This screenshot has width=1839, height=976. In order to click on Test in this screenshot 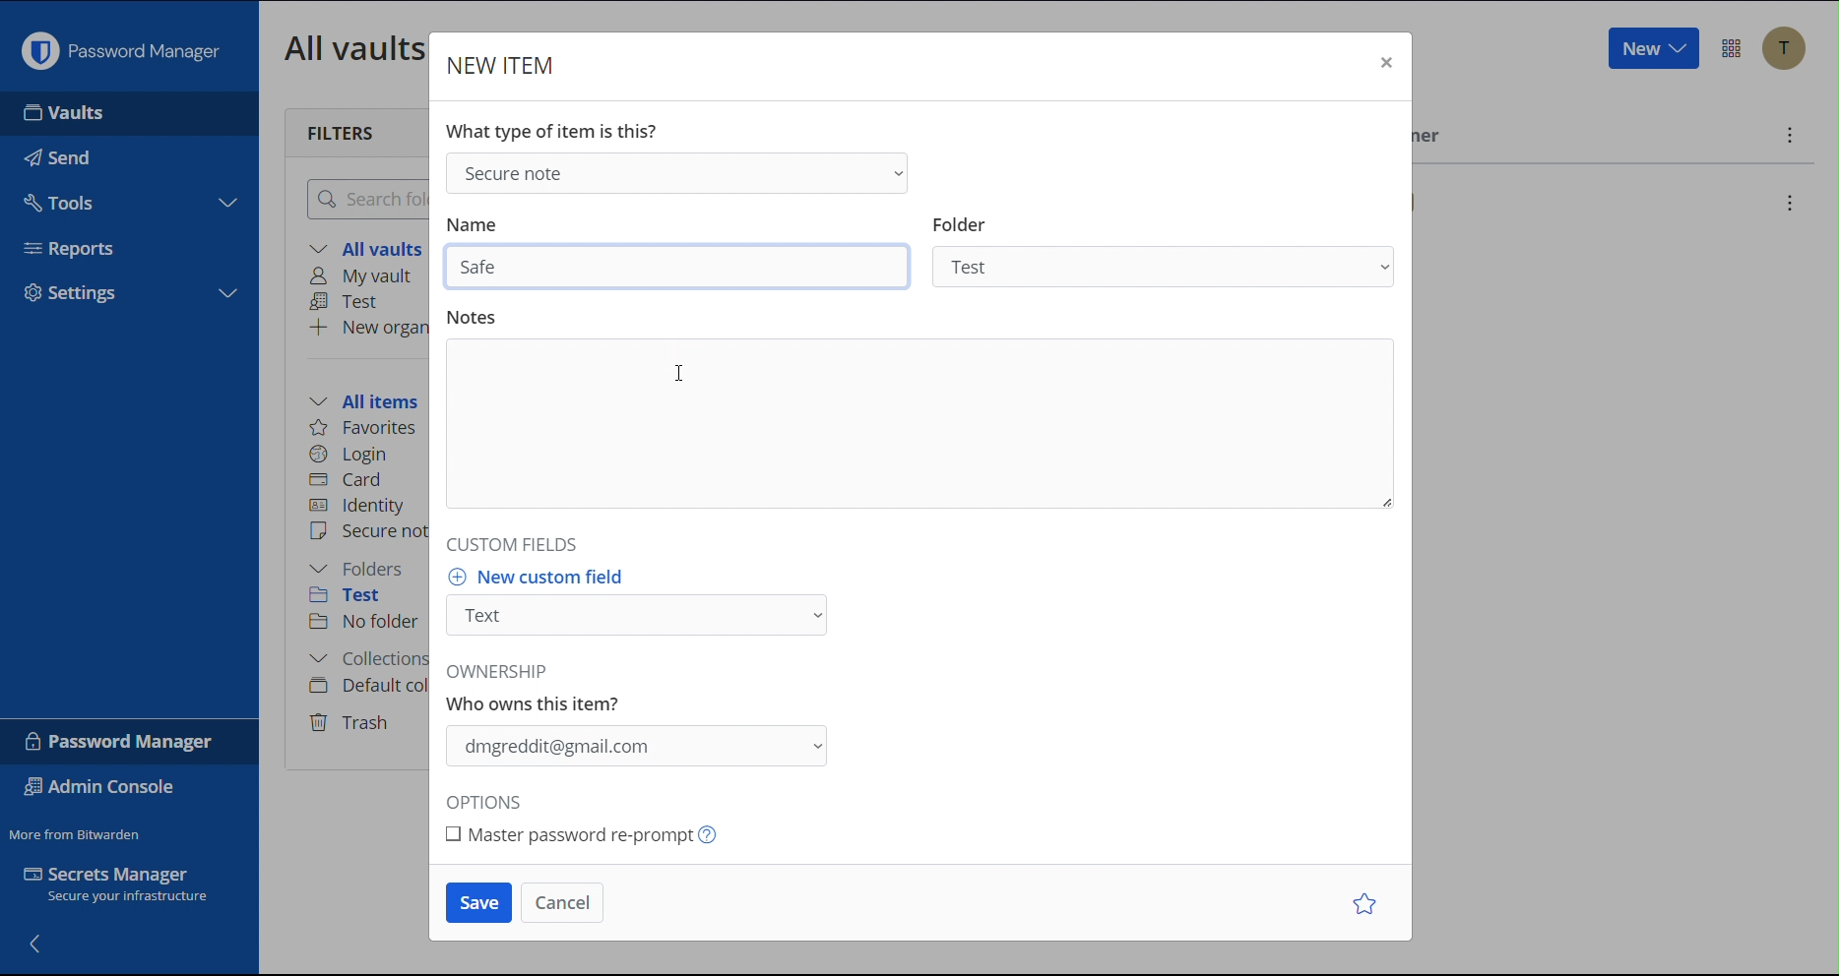, I will do `click(349, 302)`.